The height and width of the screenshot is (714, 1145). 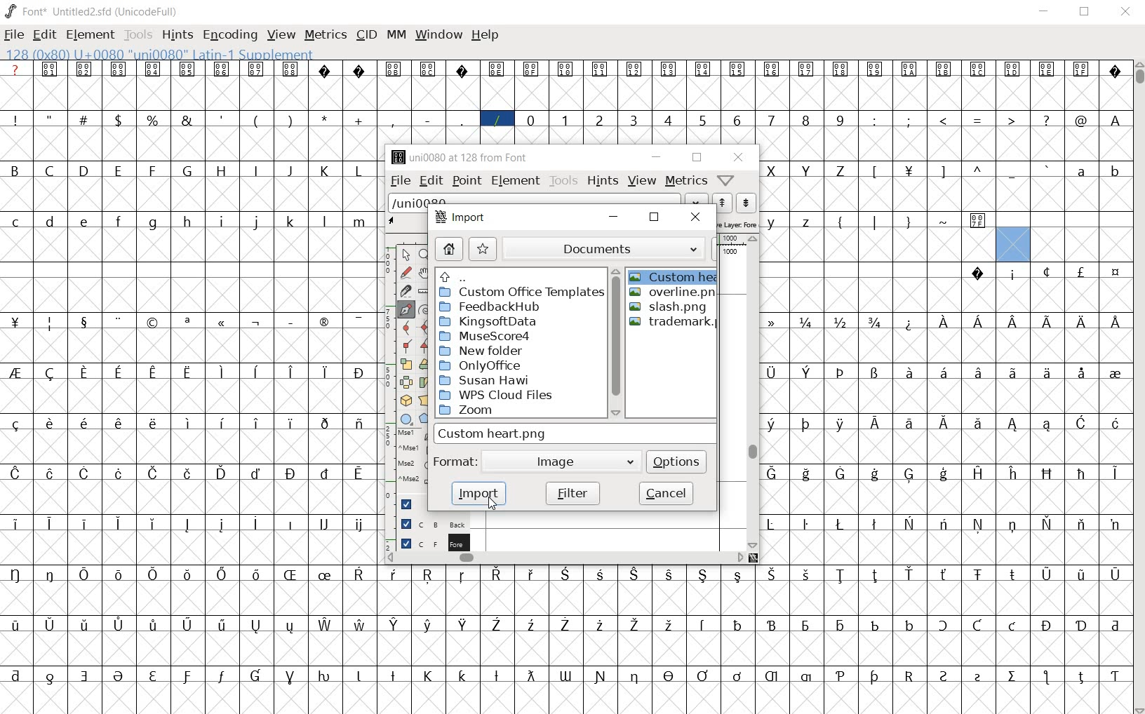 What do you see at coordinates (462, 71) in the screenshot?
I see `glyph` at bounding box center [462, 71].